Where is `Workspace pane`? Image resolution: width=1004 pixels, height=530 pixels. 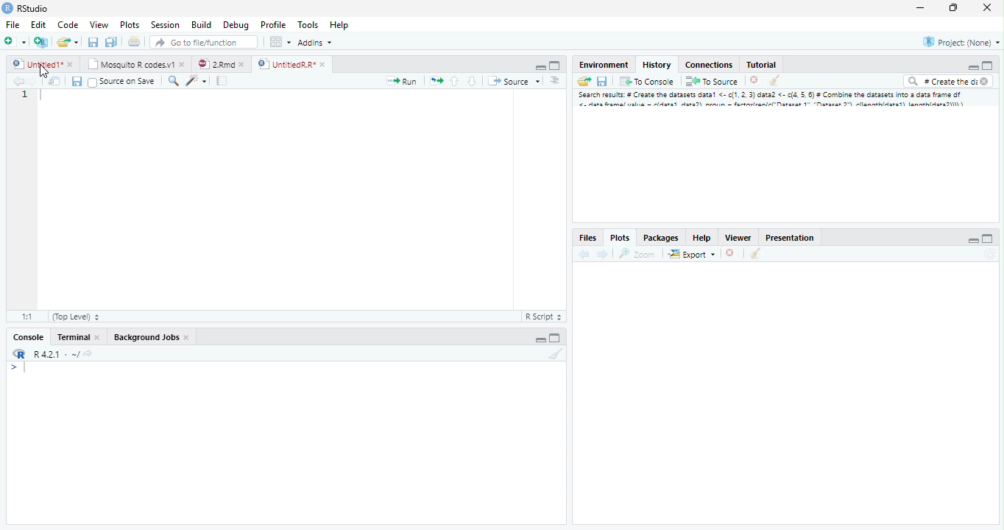 Workspace pane is located at coordinates (280, 43).